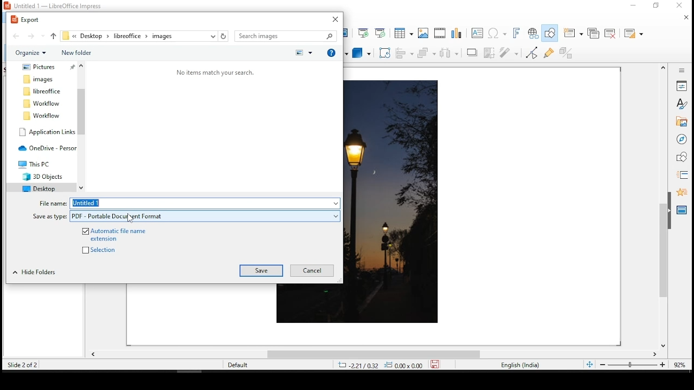  I want to click on folder, so click(38, 187).